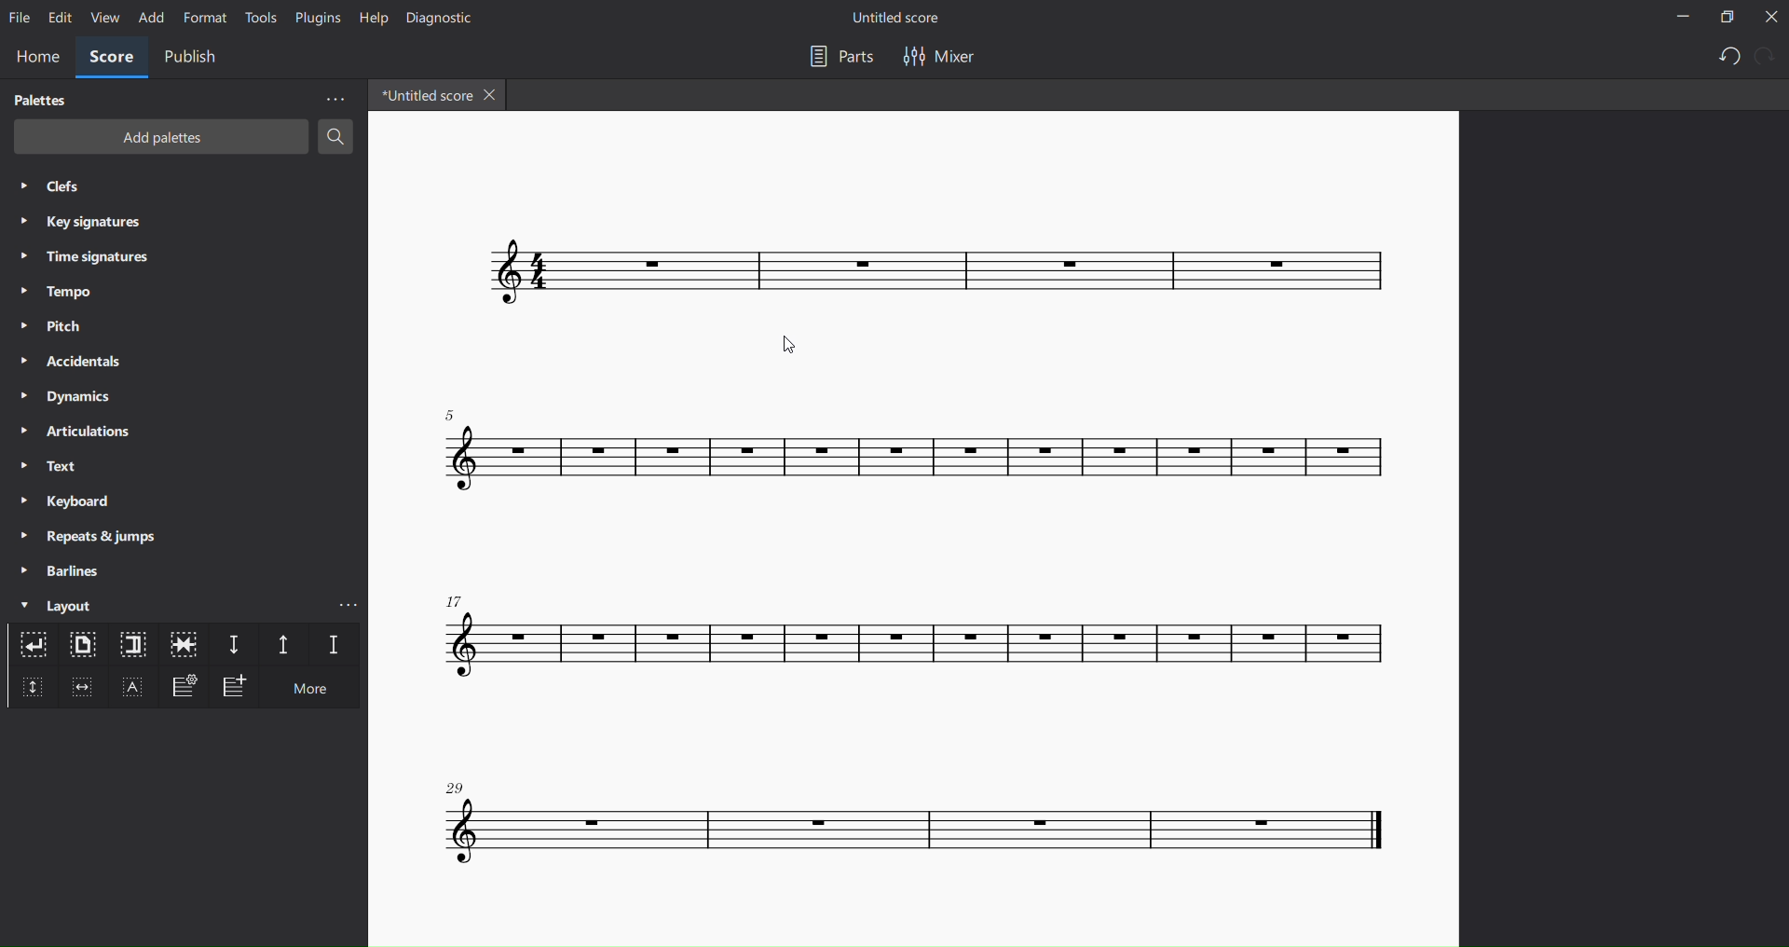 The image size is (1789, 947). Describe the element at coordinates (84, 648) in the screenshot. I see `page break` at that location.